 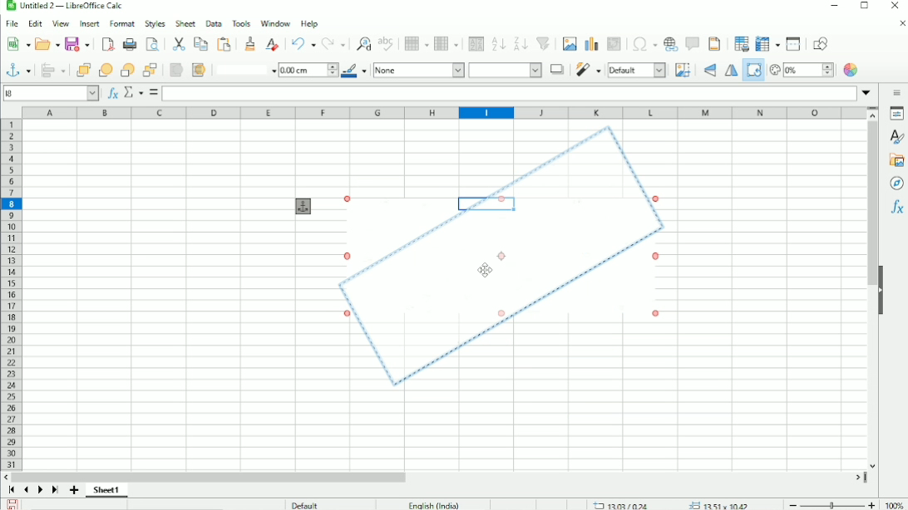 I want to click on Properties, so click(x=895, y=114).